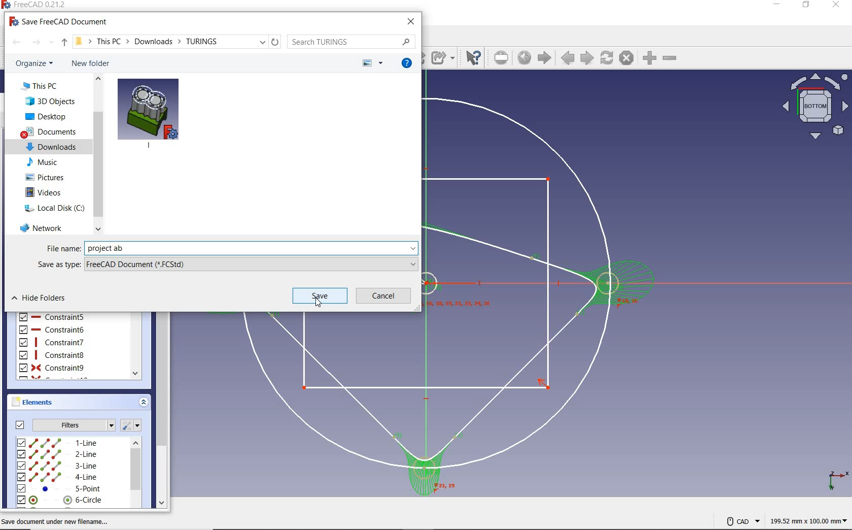 The height and width of the screenshot is (530, 852). Describe the element at coordinates (60, 489) in the screenshot. I see `5-line` at that location.